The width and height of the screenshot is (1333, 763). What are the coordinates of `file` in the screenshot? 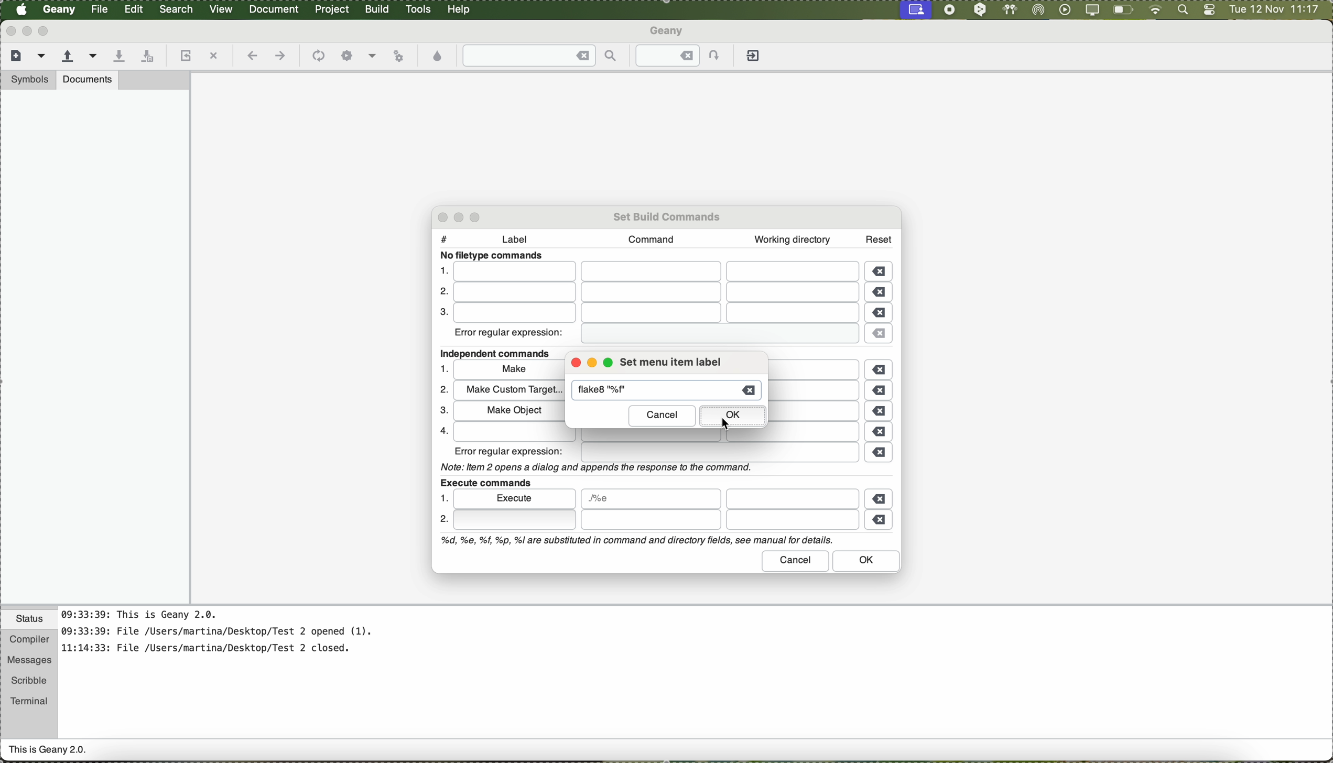 It's located at (819, 369).